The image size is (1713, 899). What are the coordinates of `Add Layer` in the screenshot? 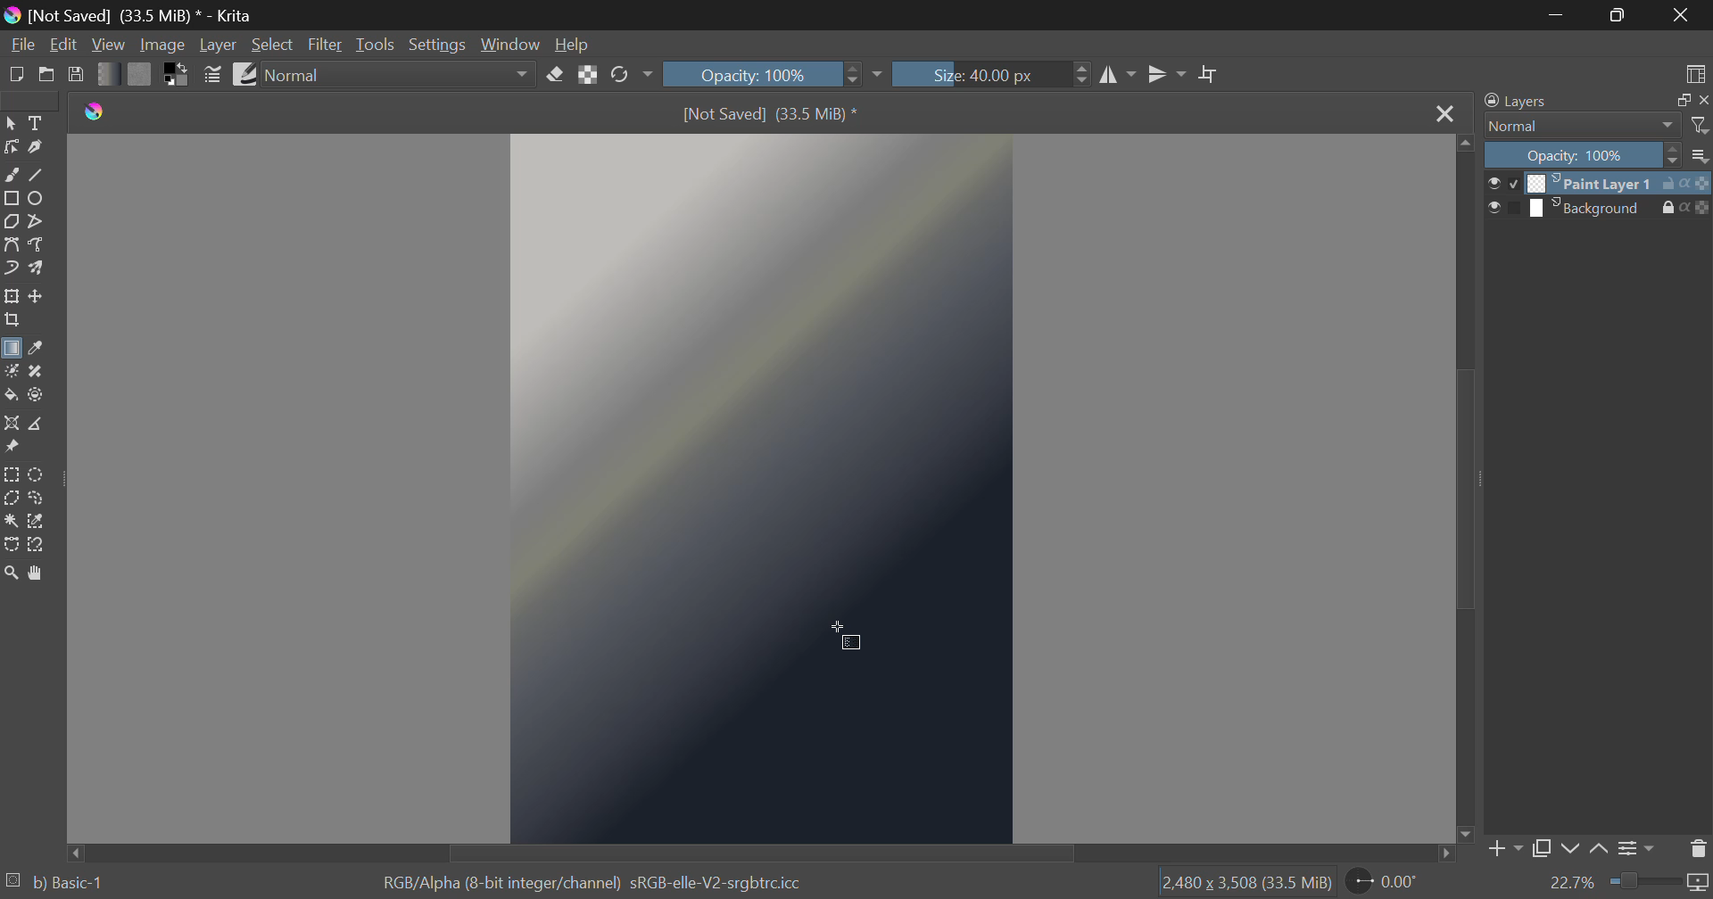 It's located at (1503, 853).